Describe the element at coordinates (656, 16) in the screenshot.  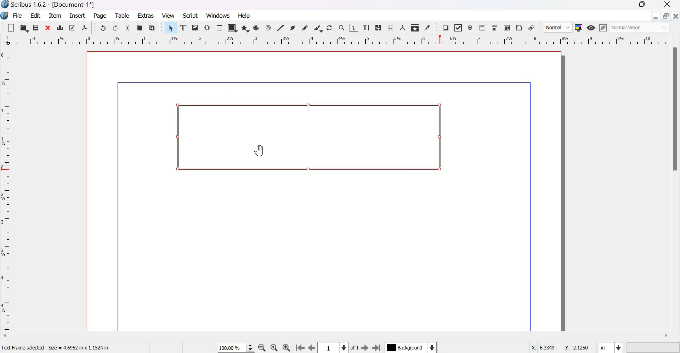
I see `minimize` at that location.